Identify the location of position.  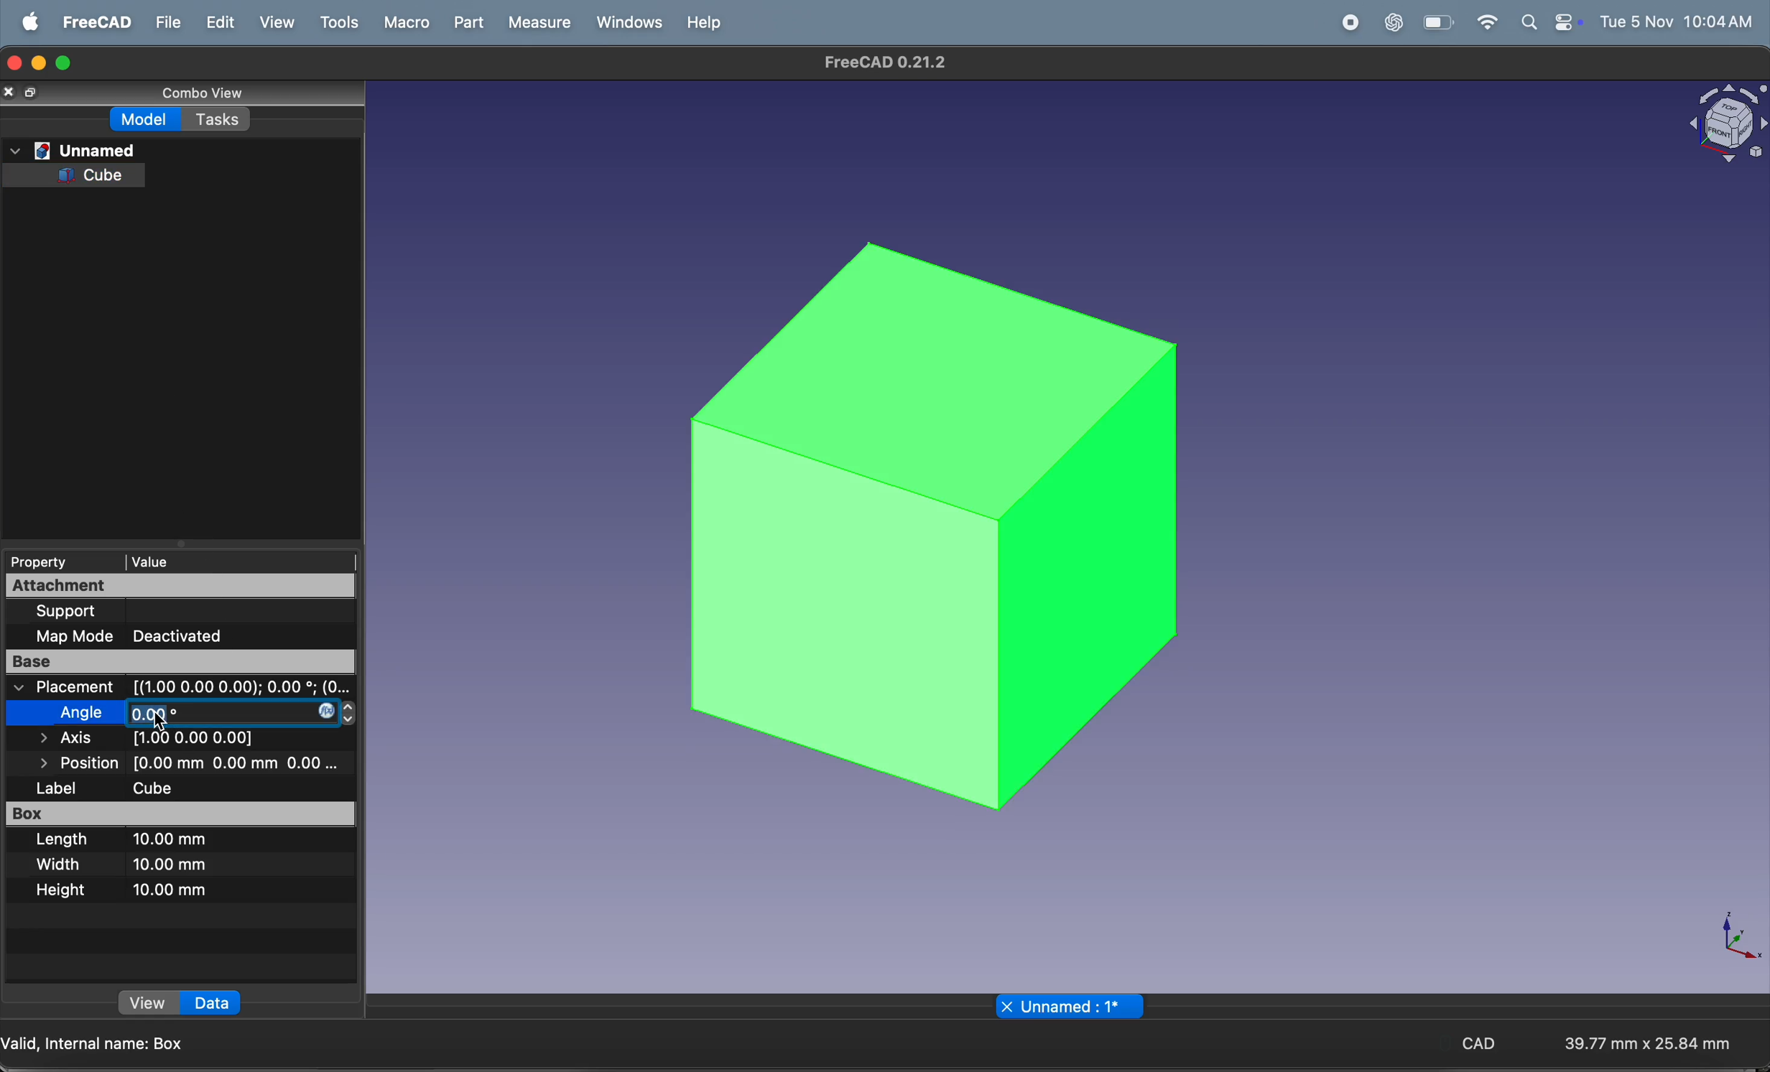
(69, 763).